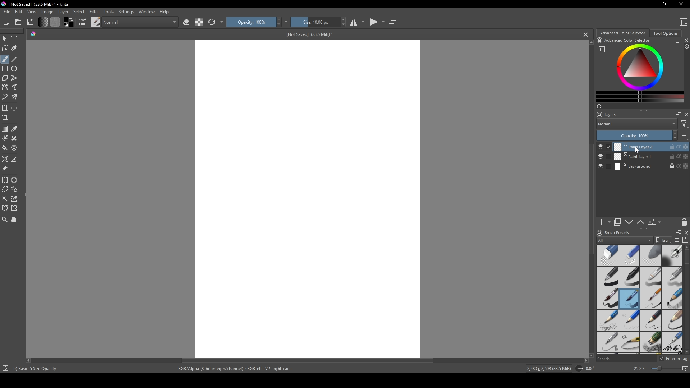  What do you see at coordinates (15, 59) in the screenshot?
I see `line` at bounding box center [15, 59].